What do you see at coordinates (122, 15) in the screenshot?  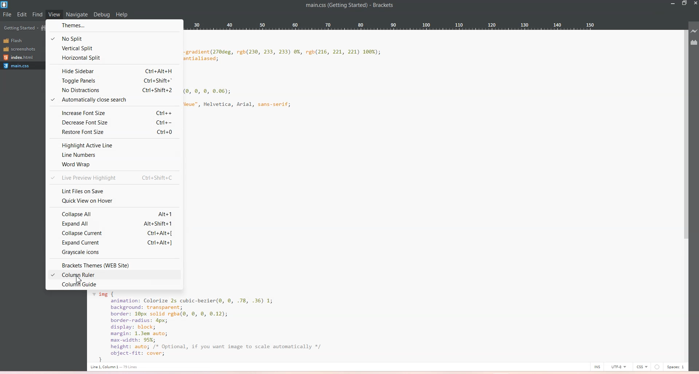 I see `help` at bounding box center [122, 15].